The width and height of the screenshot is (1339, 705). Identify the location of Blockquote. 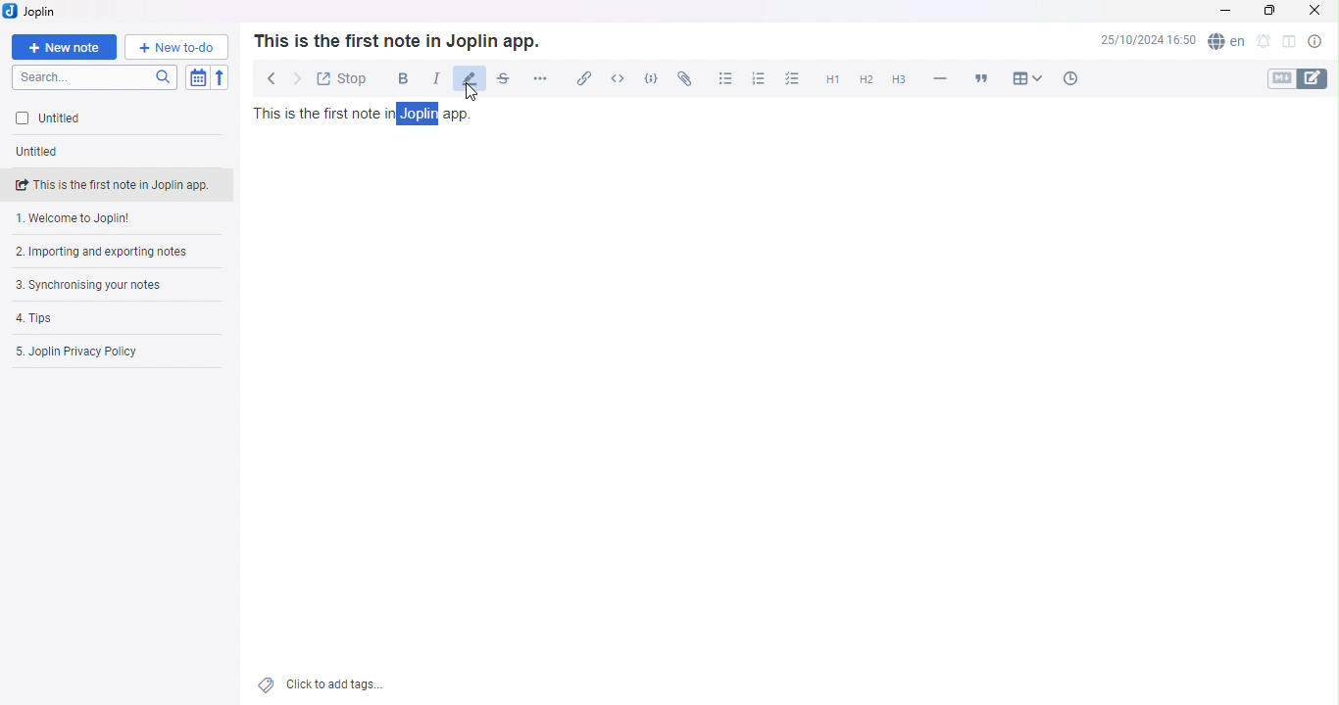
(984, 76).